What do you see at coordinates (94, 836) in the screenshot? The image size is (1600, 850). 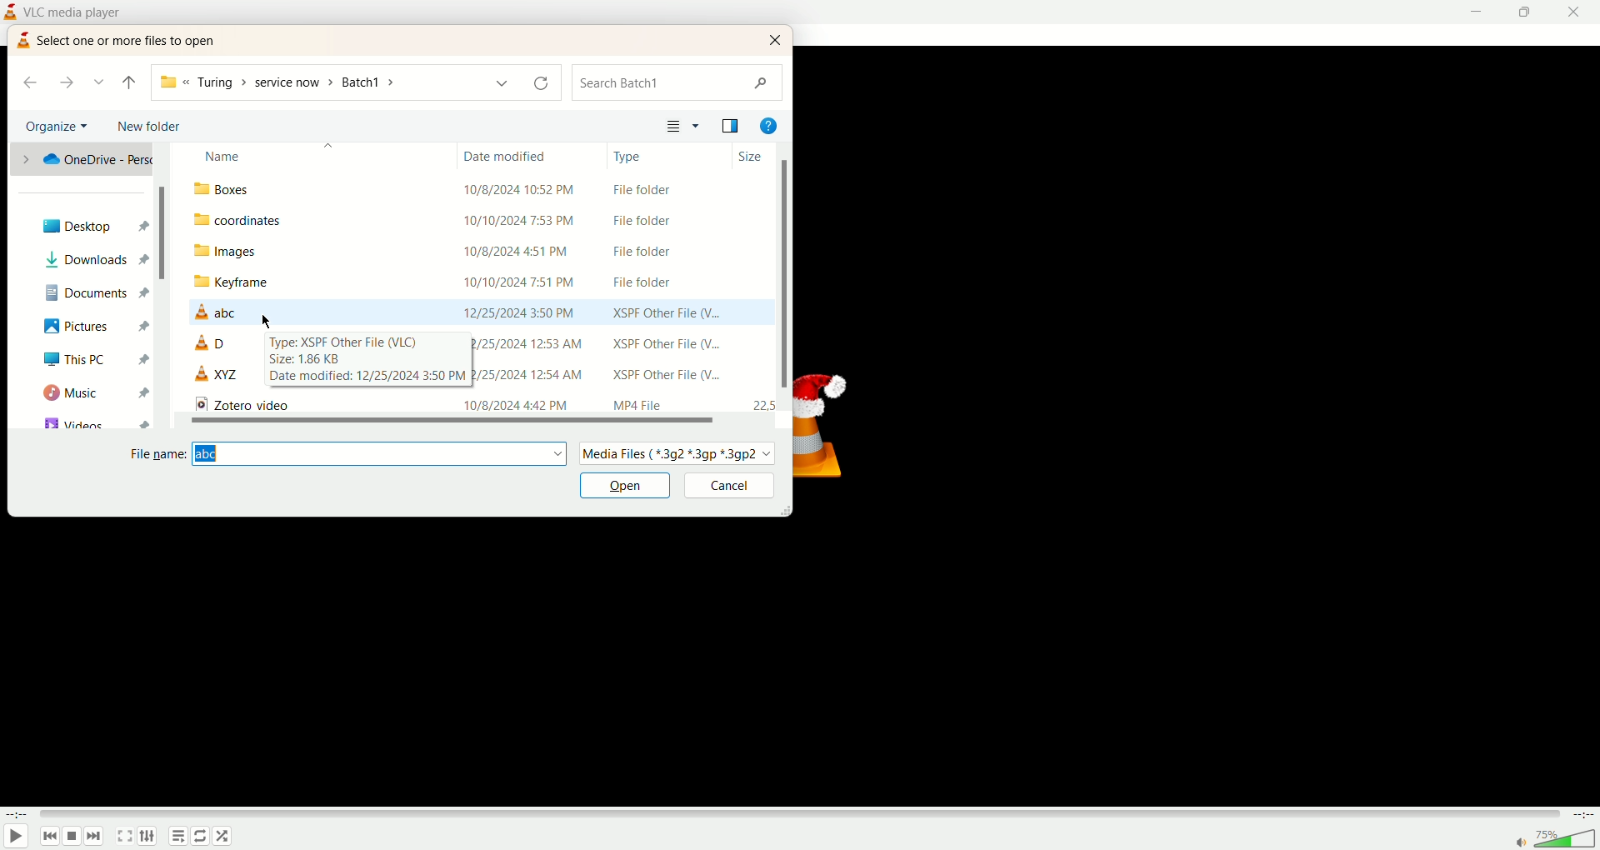 I see `next` at bounding box center [94, 836].